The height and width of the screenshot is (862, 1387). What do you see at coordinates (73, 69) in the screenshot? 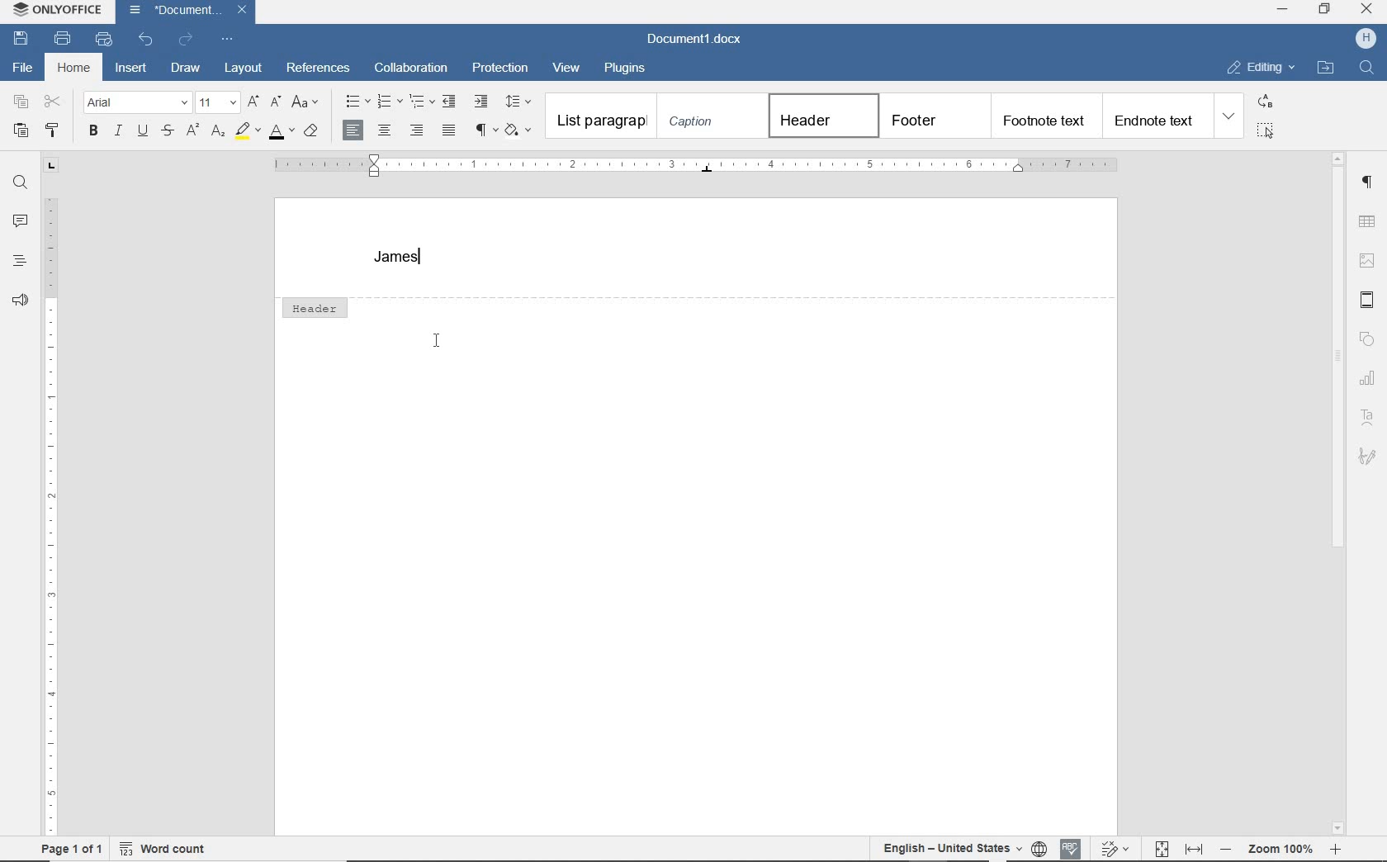
I see `home` at bounding box center [73, 69].